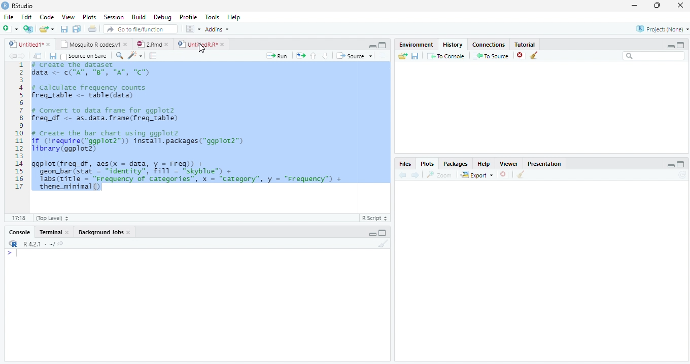  I want to click on UntitledR.R, so click(201, 44).